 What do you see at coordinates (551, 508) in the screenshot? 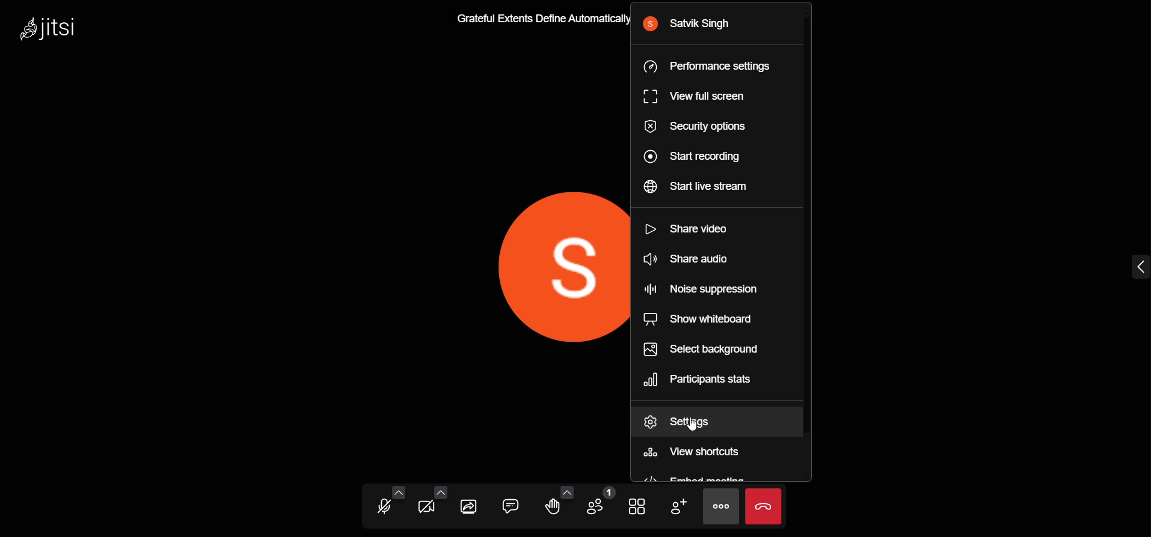
I see `raise hand` at bounding box center [551, 508].